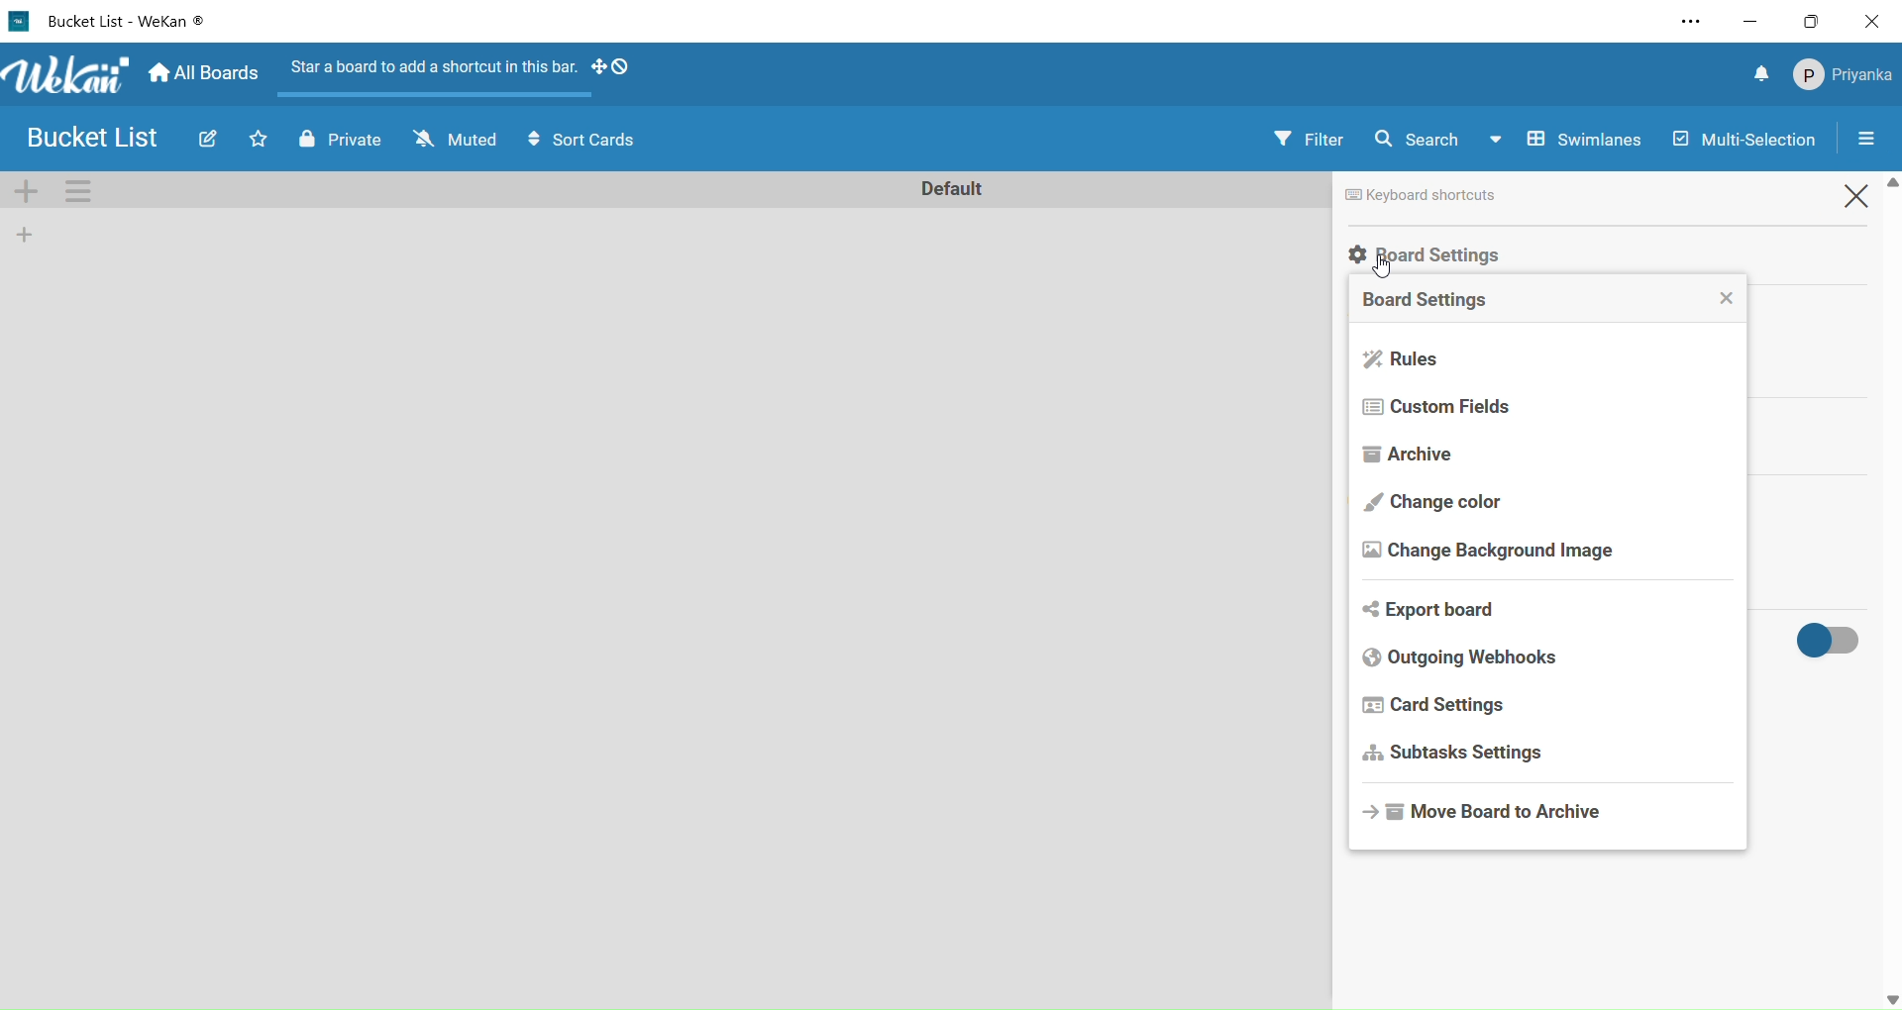 Image resolution: width=1902 pixels, height=1010 pixels. Describe the element at coordinates (1548, 705) in the screenshot. I see `card settings` at that location.